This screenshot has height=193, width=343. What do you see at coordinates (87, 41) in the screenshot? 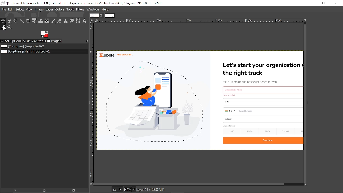
I see `Configure this tab` at bounding box center [87, 41].